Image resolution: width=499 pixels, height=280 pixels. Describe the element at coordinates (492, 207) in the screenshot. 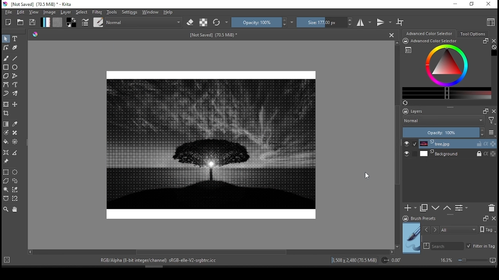

I see `delete layer` at that location.